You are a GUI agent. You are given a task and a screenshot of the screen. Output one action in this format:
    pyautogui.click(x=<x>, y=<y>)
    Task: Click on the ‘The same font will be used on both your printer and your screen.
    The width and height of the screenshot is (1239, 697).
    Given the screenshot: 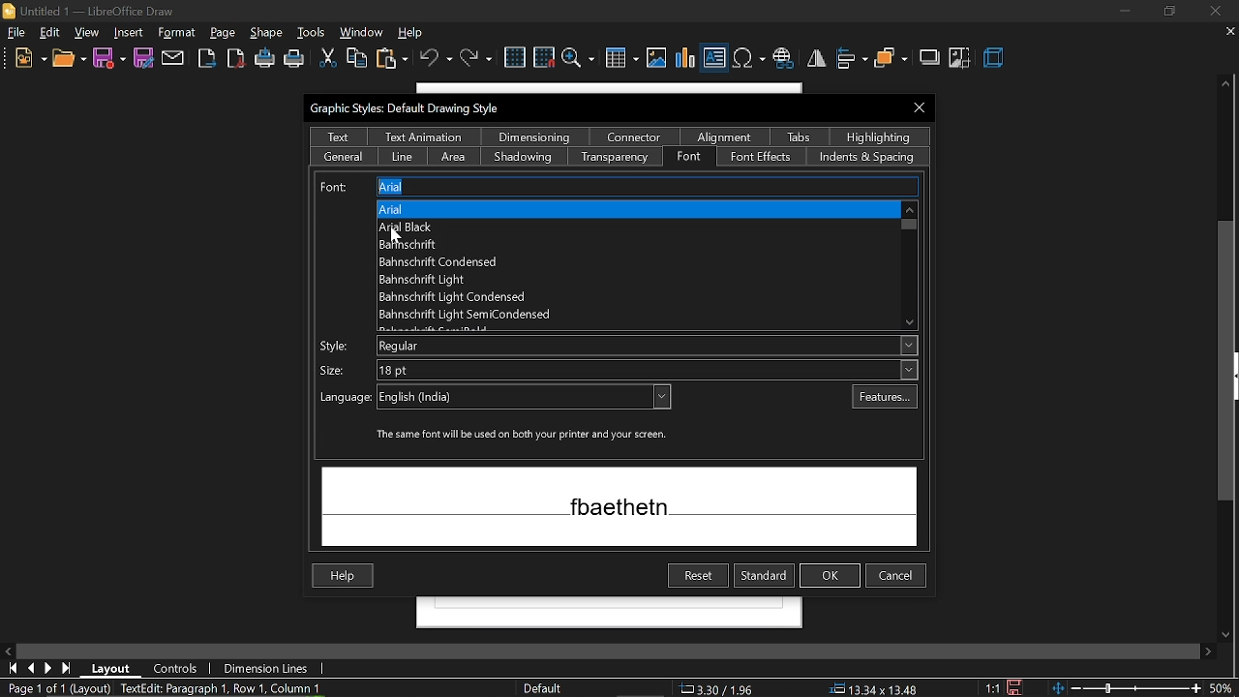 What is the action you would take?
    pyautogui.click(x=526, y=436)
    